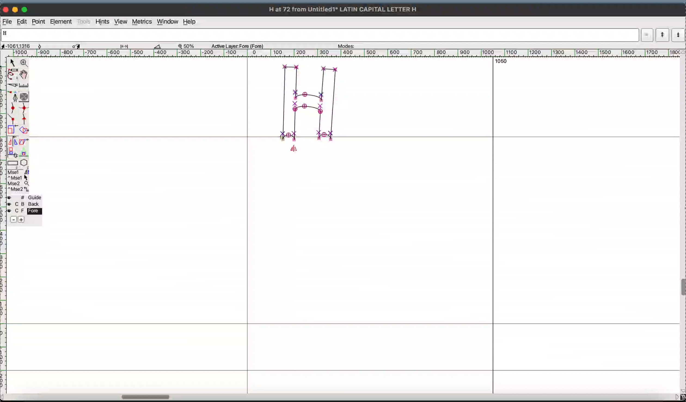  I want to click on next word, so click(678, 35).